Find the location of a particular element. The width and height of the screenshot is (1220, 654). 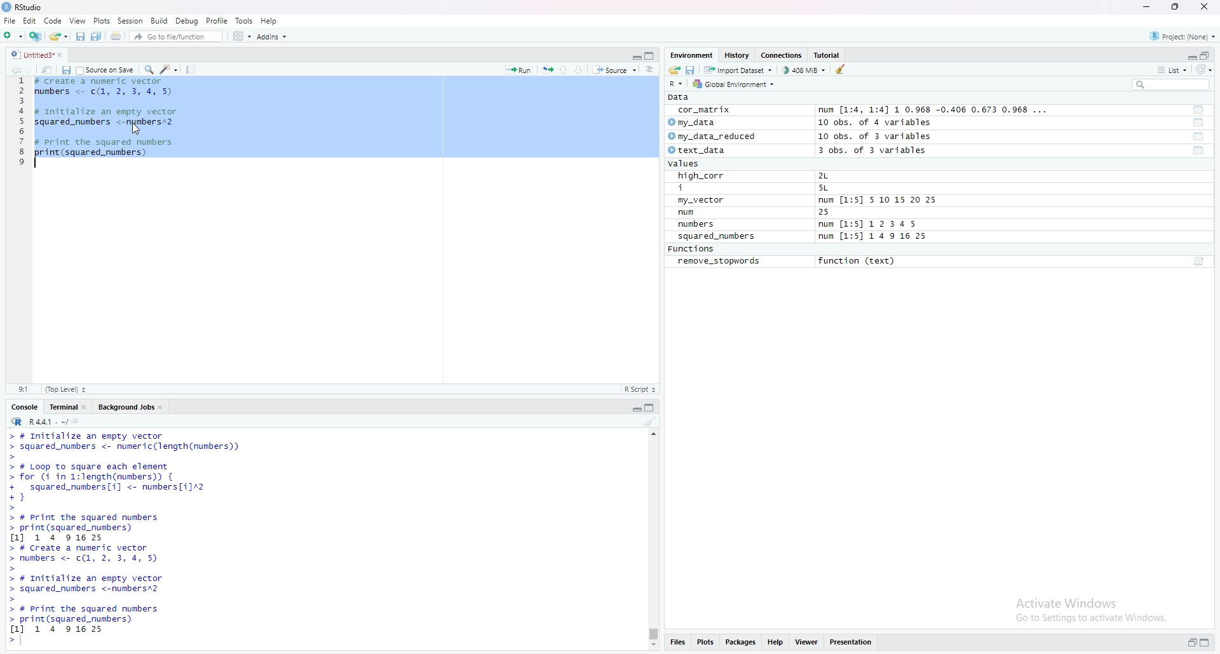

Global Environment is located at coordinates (735, 84).